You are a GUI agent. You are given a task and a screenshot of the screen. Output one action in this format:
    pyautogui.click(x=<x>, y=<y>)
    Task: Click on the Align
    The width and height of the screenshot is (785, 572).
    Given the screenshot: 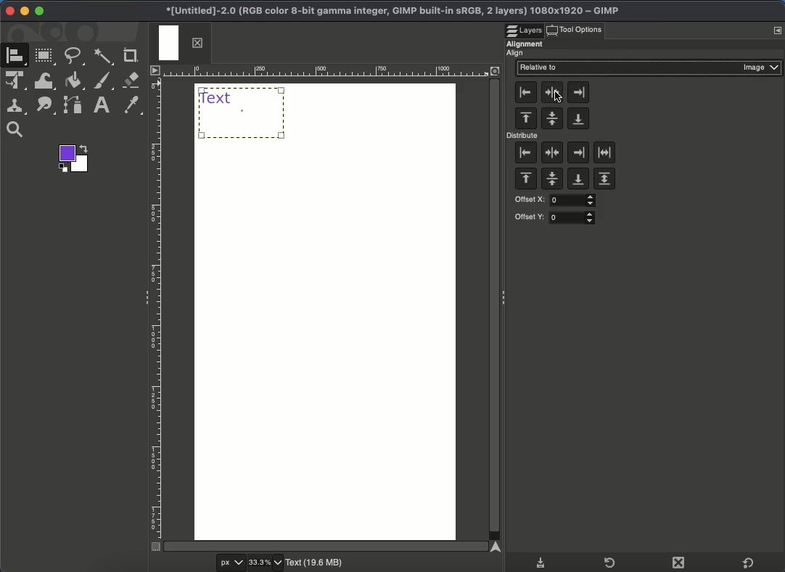 What is the action you would take?
    pyautogui.click(x=522, y=53)
    